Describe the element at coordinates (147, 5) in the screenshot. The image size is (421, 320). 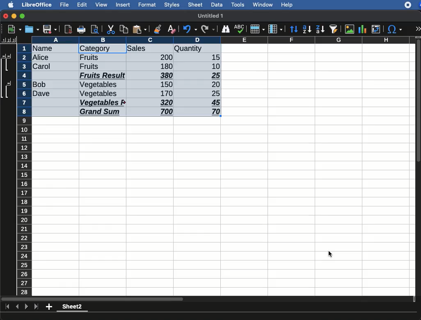
I see `format` at that location.